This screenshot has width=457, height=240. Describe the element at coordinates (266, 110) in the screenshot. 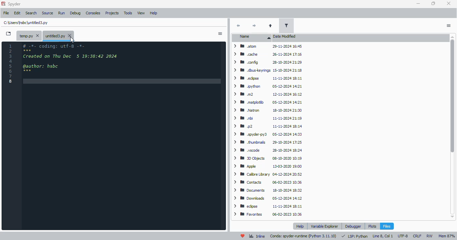

I see `> WM Natron 18-10-2024 21:30` at that location.